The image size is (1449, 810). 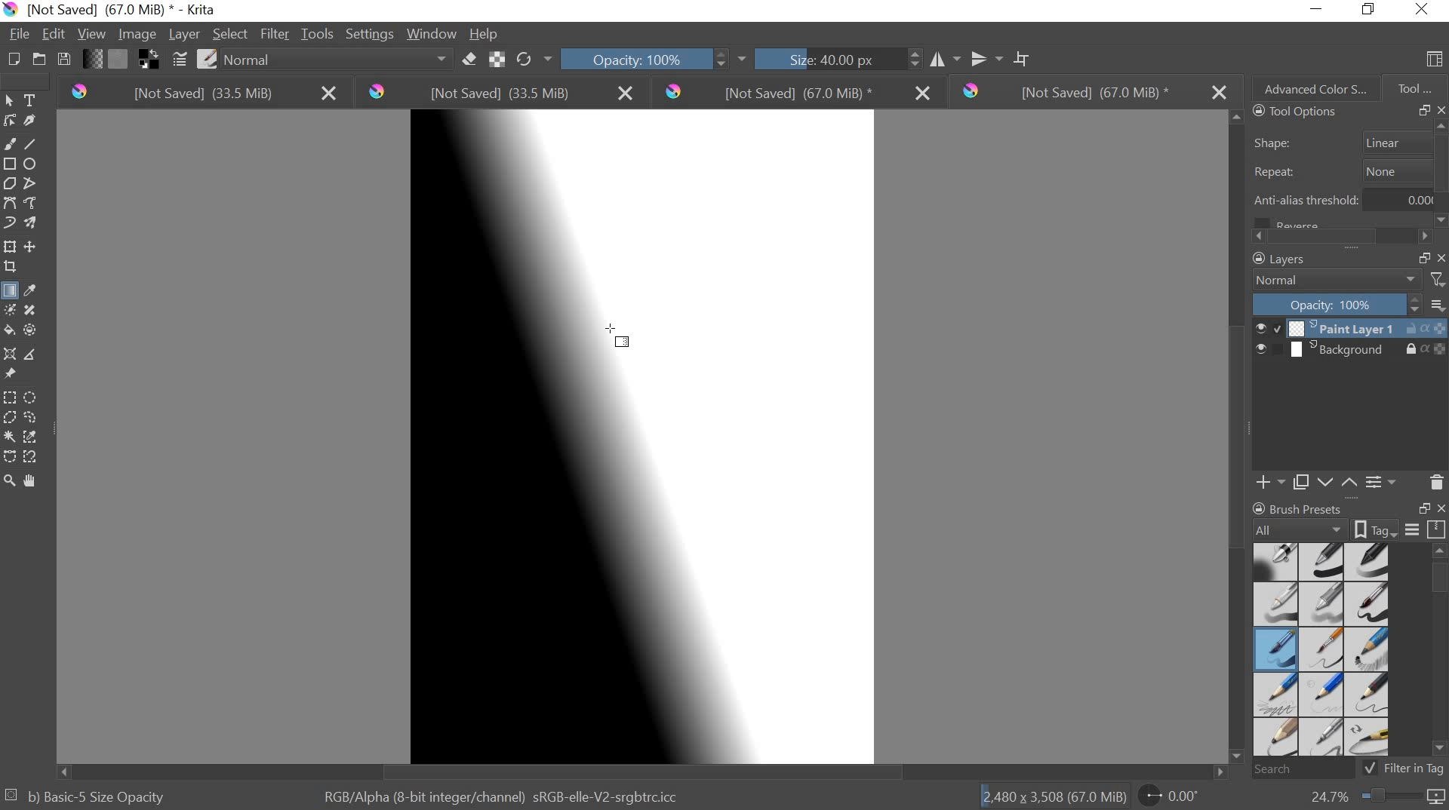 I want to click on text, so click(x=33, y=100).